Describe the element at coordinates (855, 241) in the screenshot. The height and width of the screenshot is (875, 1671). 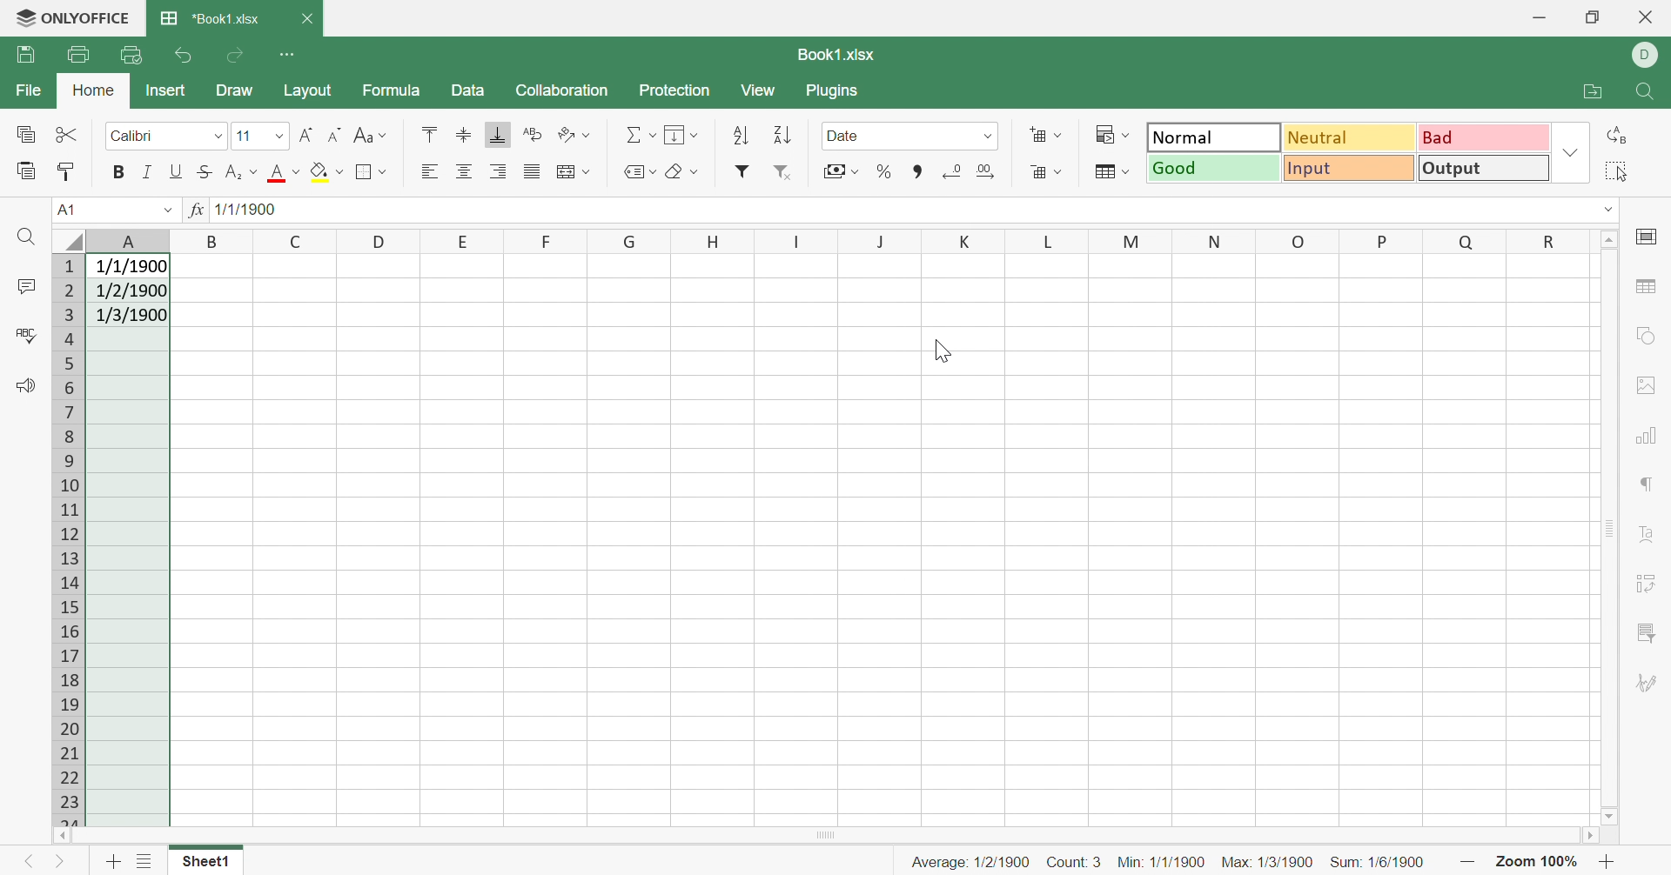
I see `Column names` at that location.